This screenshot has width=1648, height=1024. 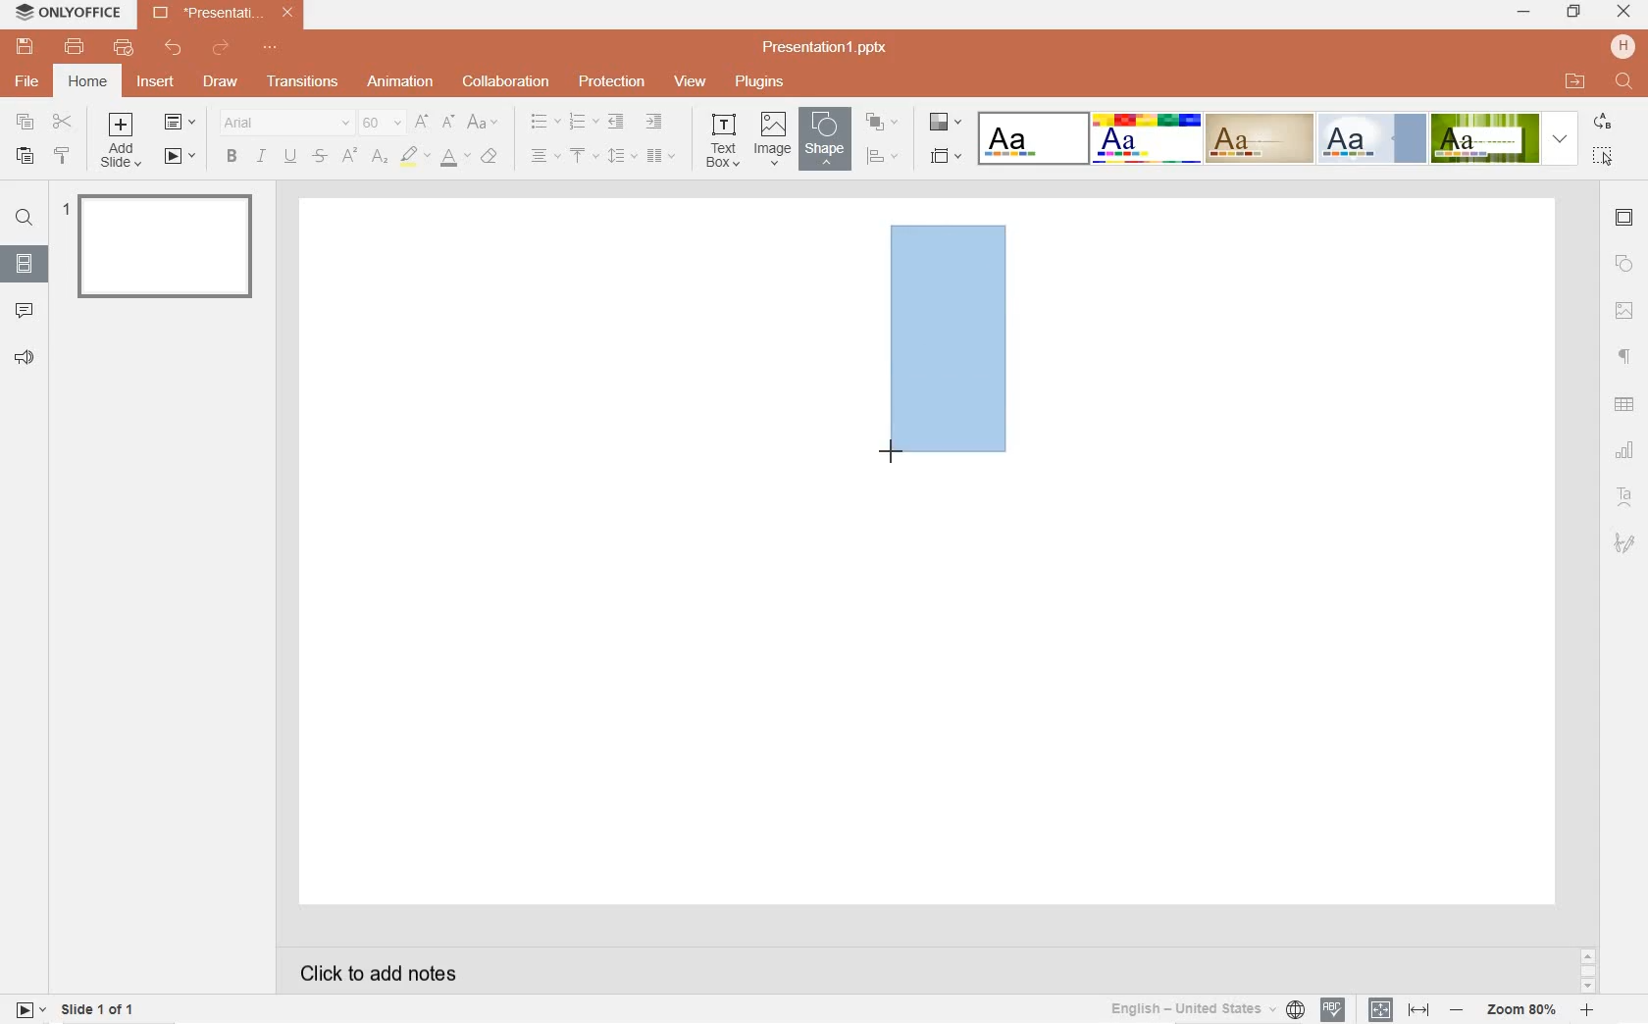 I want to click on numbering, so click(x=582, y=123).